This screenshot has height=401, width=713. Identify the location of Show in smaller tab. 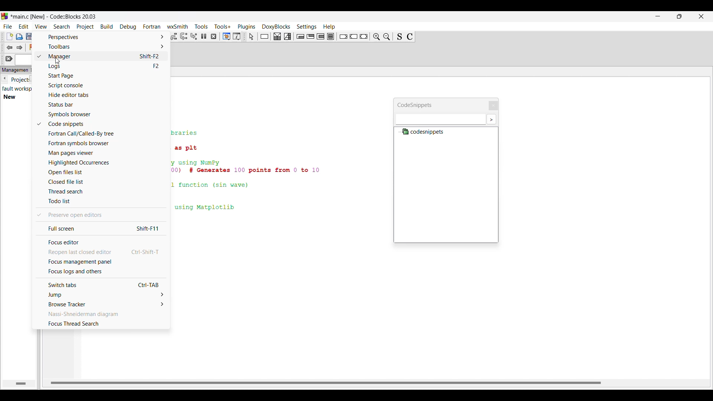
(679, 16).